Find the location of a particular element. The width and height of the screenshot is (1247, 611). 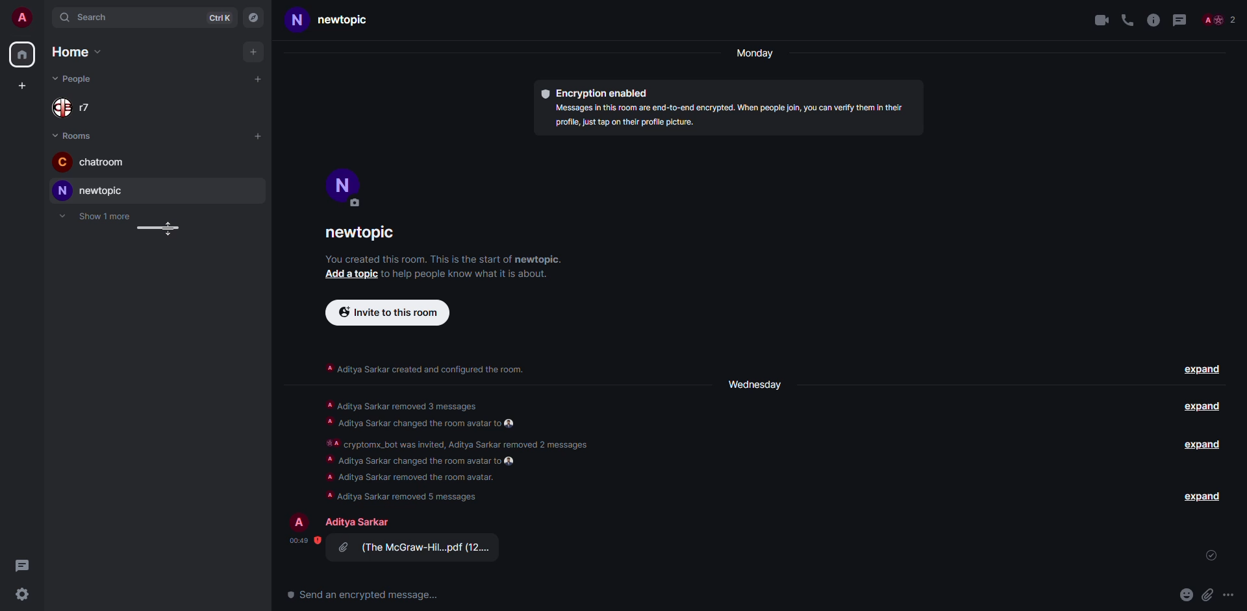

home is located at coordinates (22, 55).